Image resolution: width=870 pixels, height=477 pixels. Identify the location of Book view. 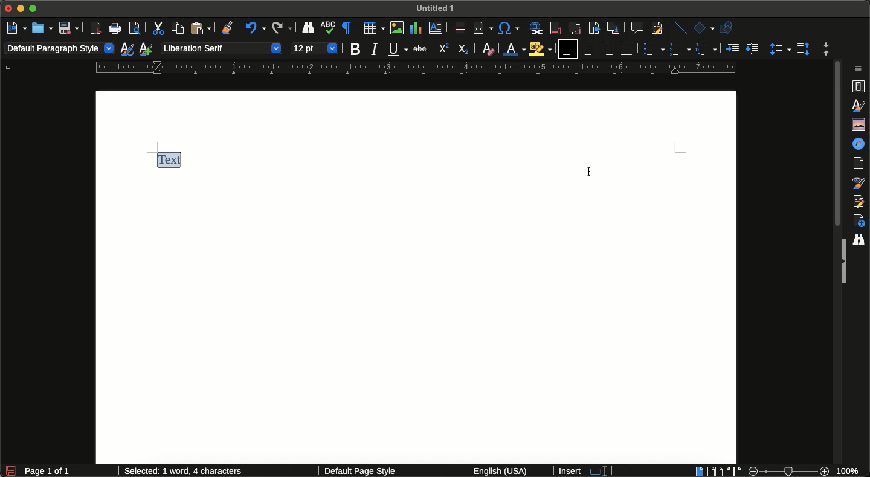
(732, 471).